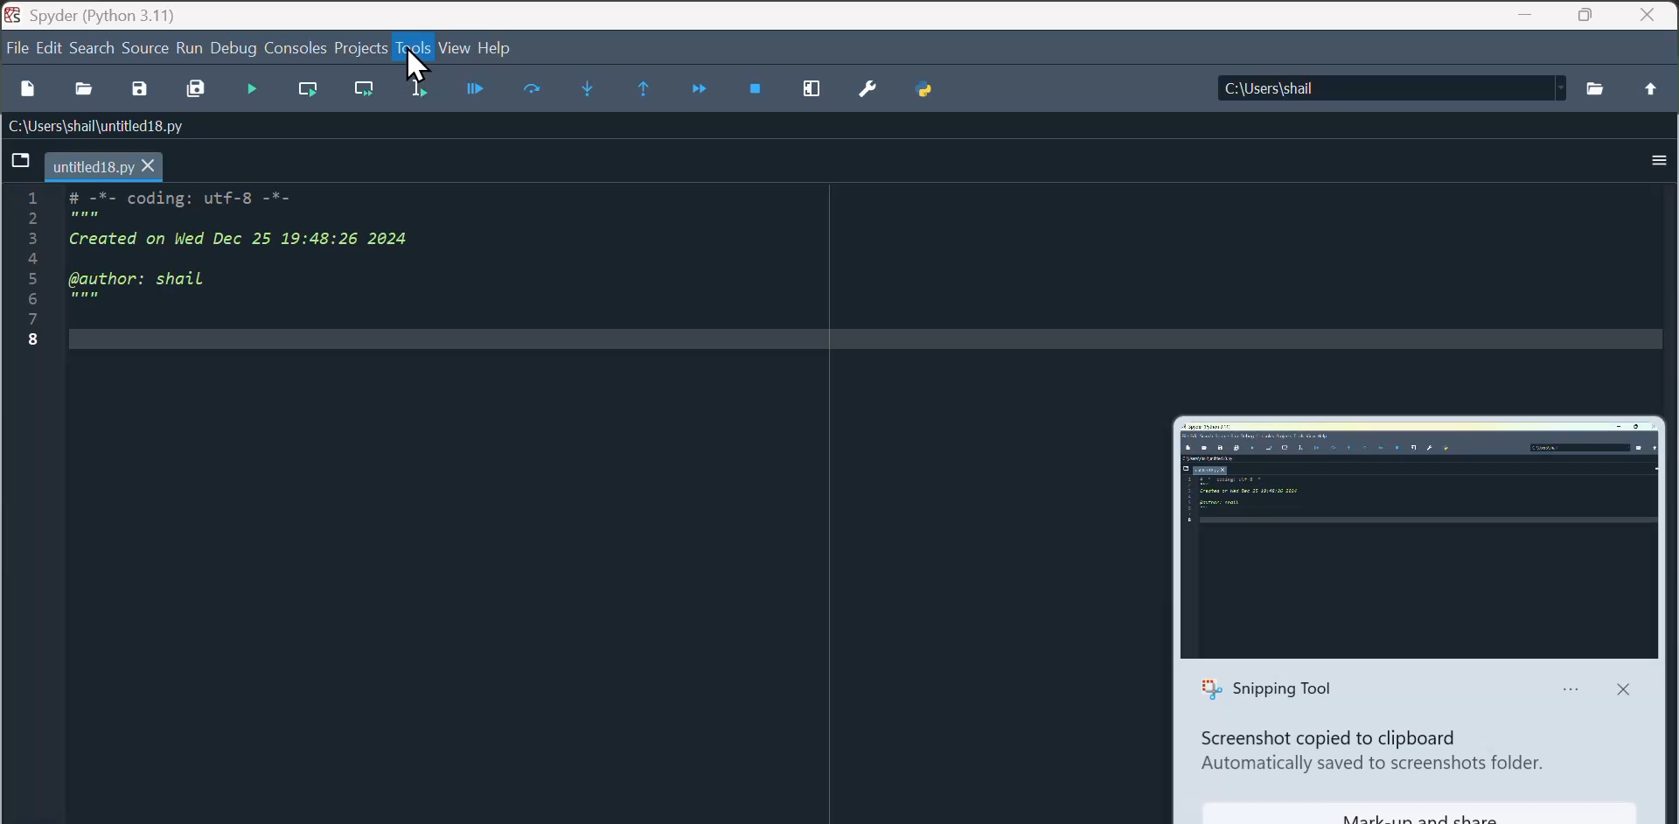 The width and height of the screenshot is (1679, 824). What do you see at coordinates (759, 91) in the screenshot?
I see `Stop debugging` at bounding box center [759, 91].